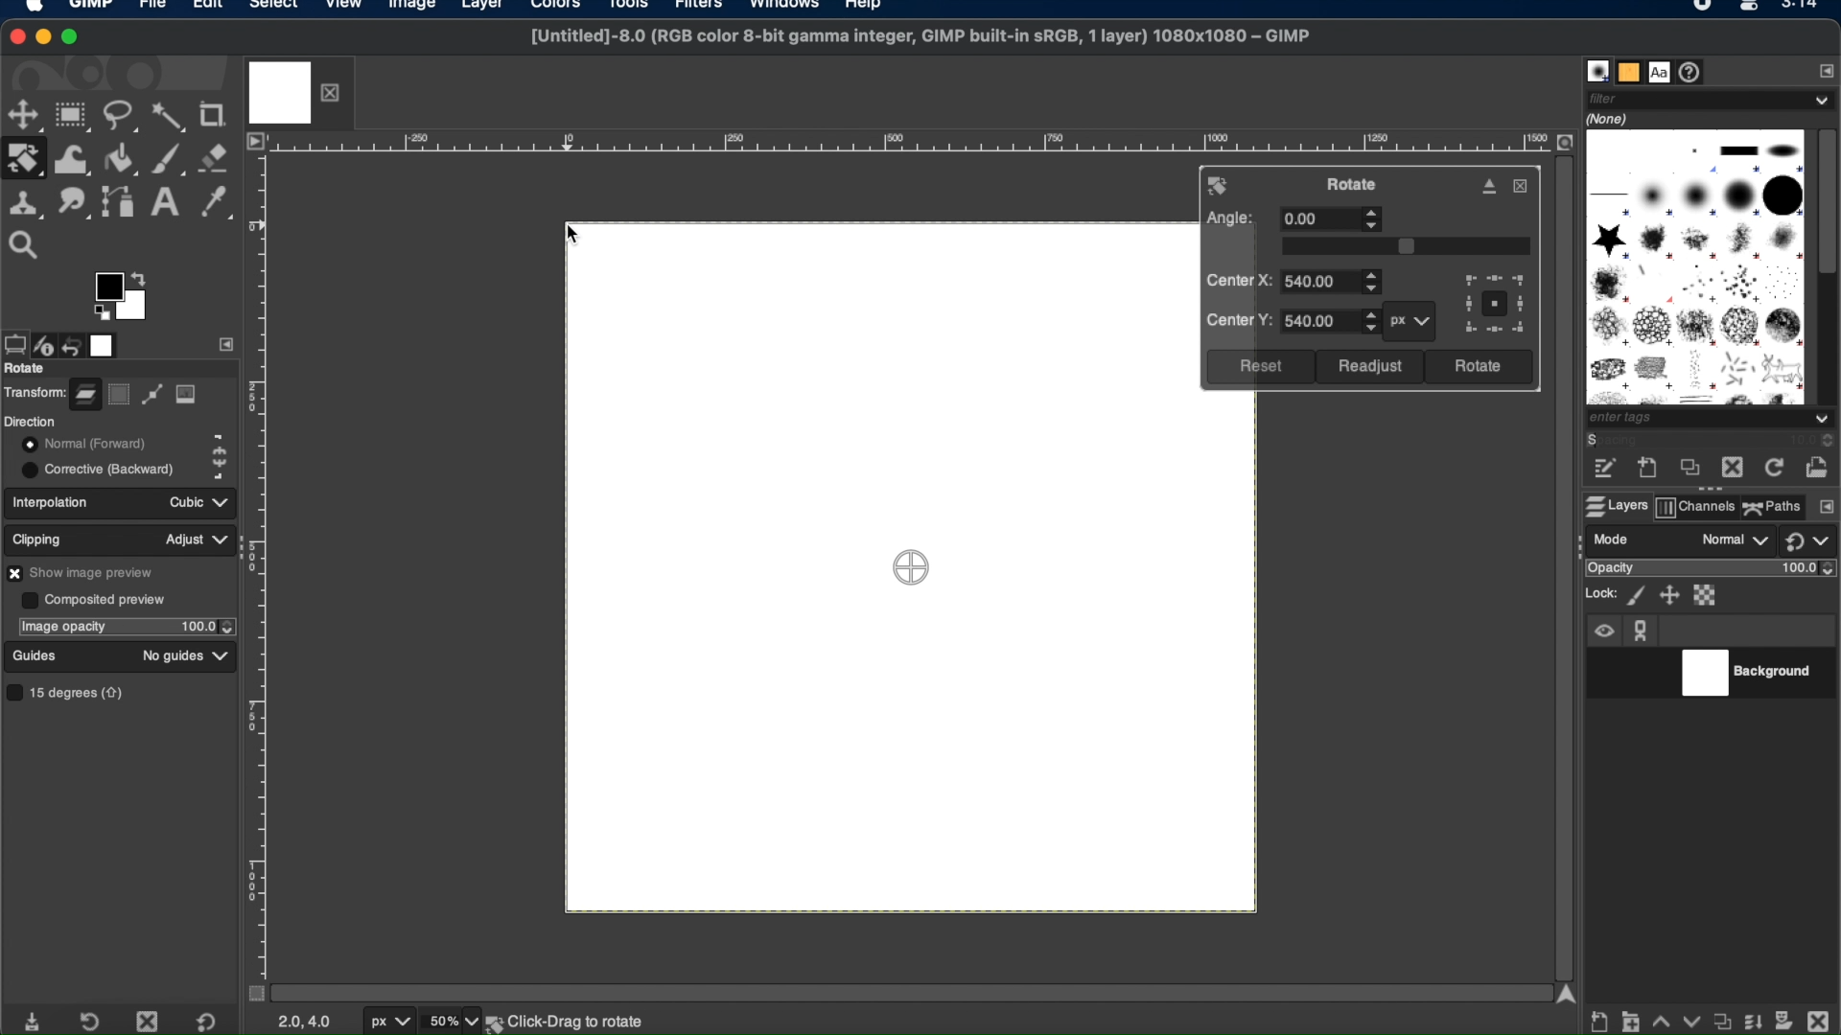 Image resolution: width=1841 pixels, height=1035 pixels. Describe the element at coordinates (1600, 1023) in the screenshot. I see `create new layer` at that location.